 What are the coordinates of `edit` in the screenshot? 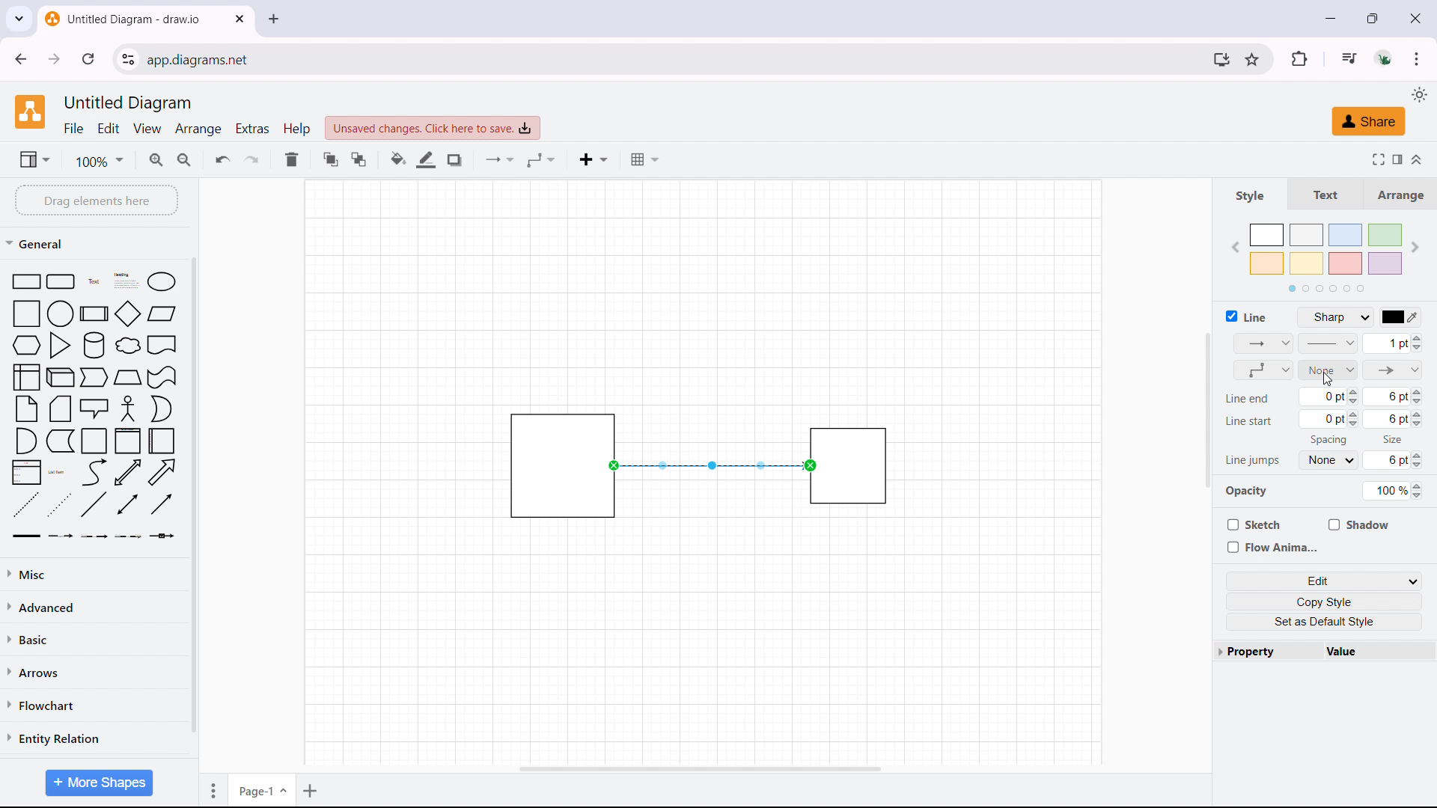 It's located at (1325, 581).